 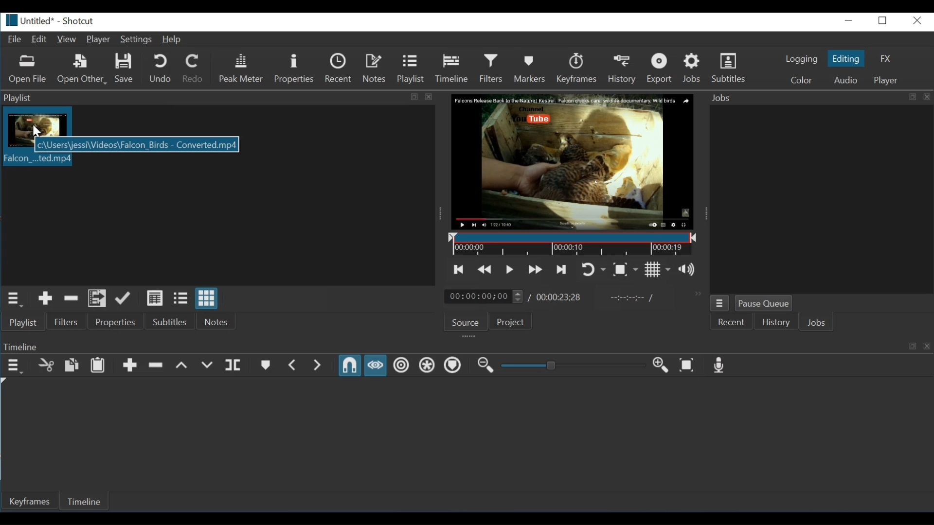 What do you see at coordinates (72, 366) in the screenshot?
I see `Copy` at bounding box center [72, 366].